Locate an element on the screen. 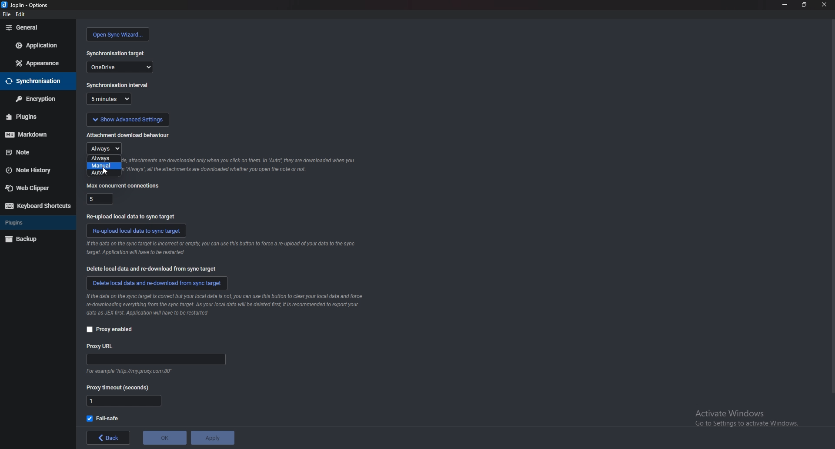 This screenshot has width=835, height=449. proxy url is located at coordinates (100, 347).